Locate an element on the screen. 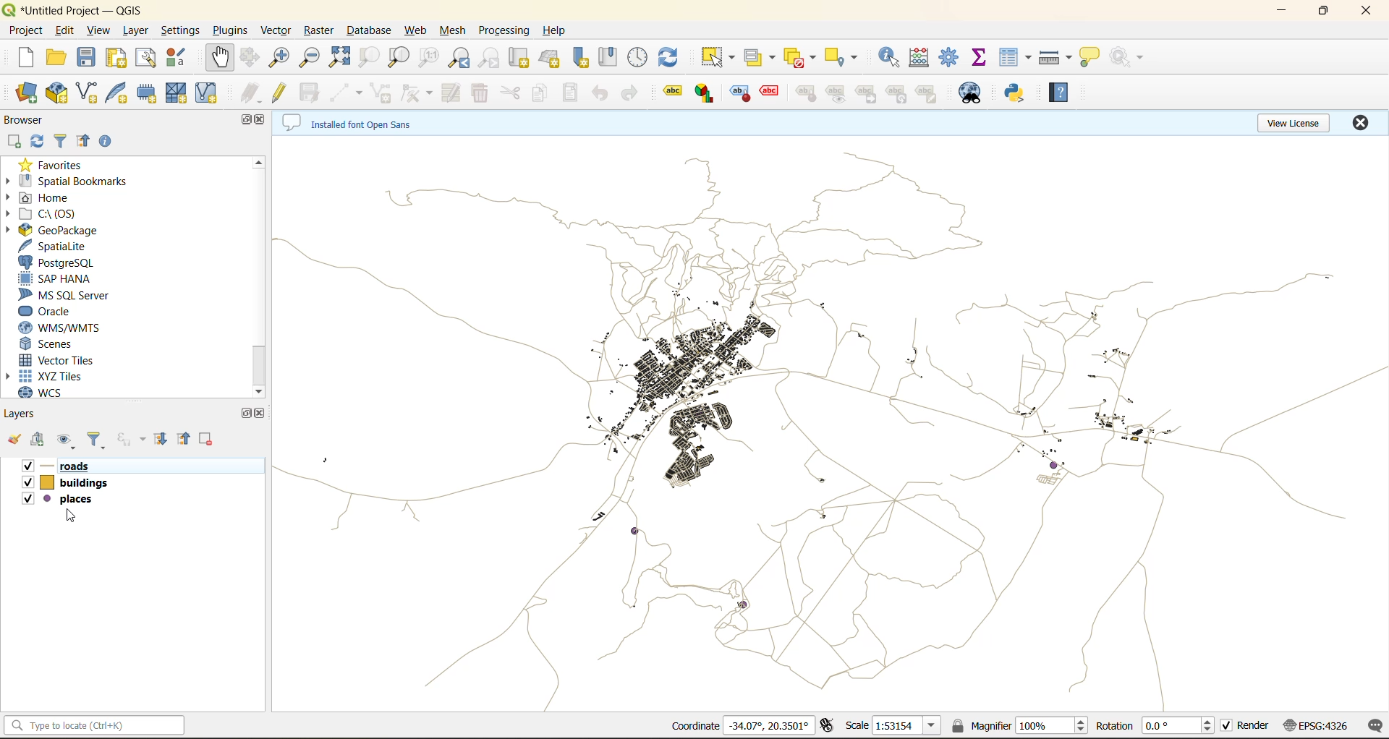  plugins is located at coordinates (231, 30).